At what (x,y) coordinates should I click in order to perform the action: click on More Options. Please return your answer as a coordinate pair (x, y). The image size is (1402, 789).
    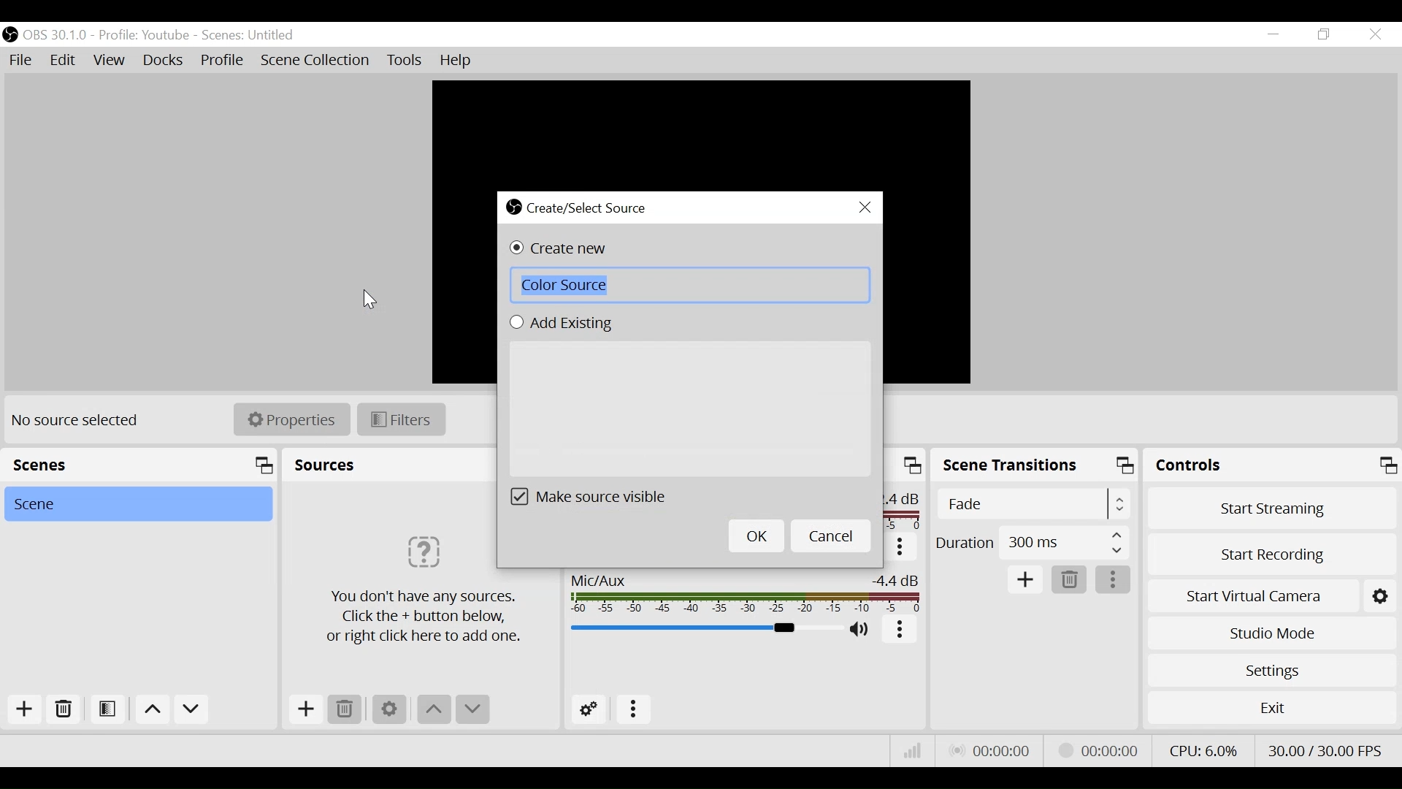
    Looking at the image, I should click on (637, 707).